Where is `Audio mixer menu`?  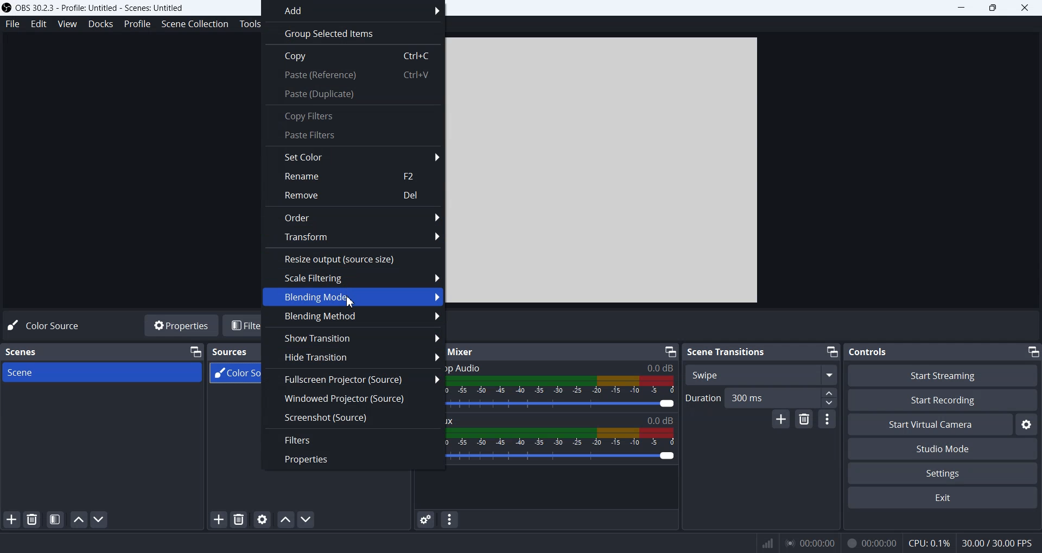
Audio mixer menu is located at coordinates (450, 519).